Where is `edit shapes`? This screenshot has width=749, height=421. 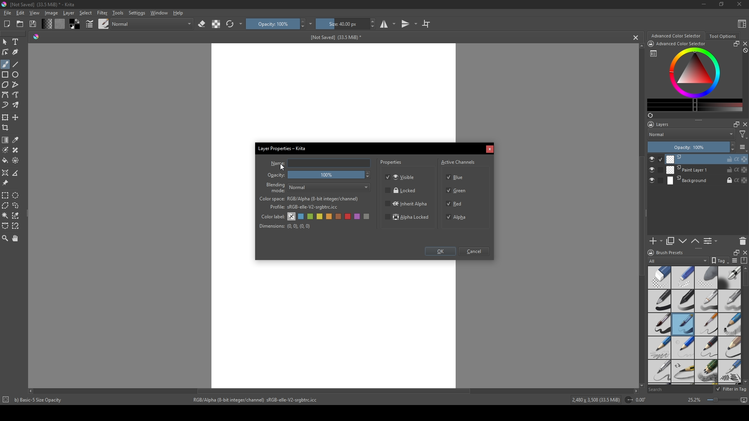 edit shapes is located at coordinates (6, 52).